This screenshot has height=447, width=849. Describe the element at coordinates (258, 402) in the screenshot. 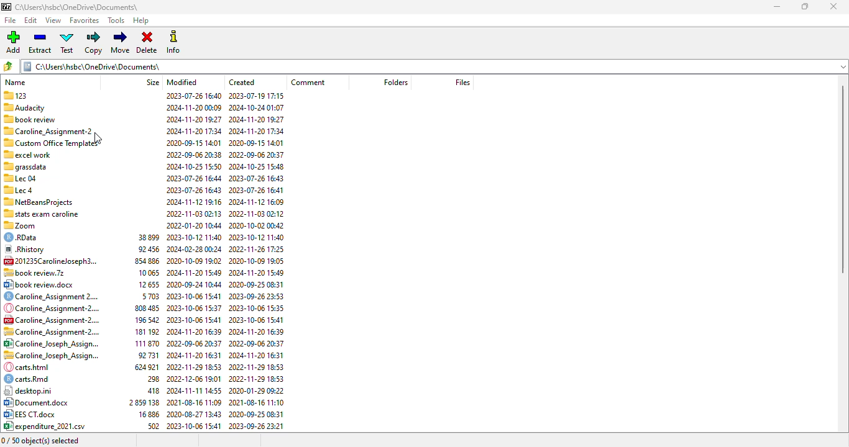

I see `2021-08-16 11:10` at that location.